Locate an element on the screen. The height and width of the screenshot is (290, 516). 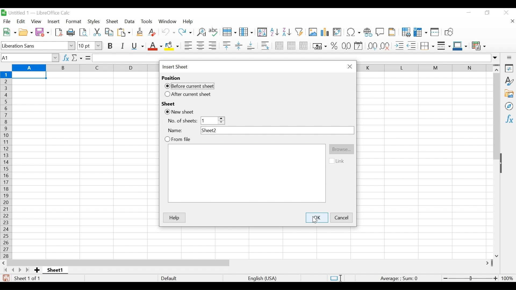
Insert or Edit Pivot table is located at coordinates (338, 32).